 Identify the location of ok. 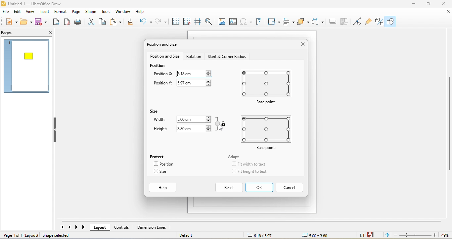
(260, 187).